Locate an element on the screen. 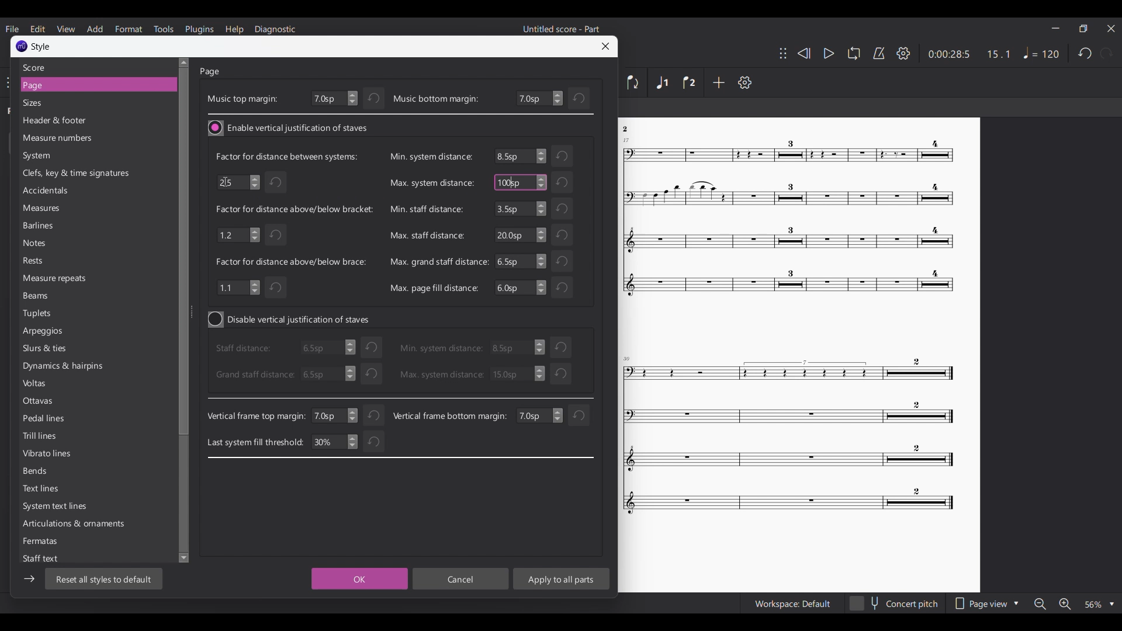 This screenshot has width=1122, height=631. Max. grand staff distance is located at coordinates (439, 261).